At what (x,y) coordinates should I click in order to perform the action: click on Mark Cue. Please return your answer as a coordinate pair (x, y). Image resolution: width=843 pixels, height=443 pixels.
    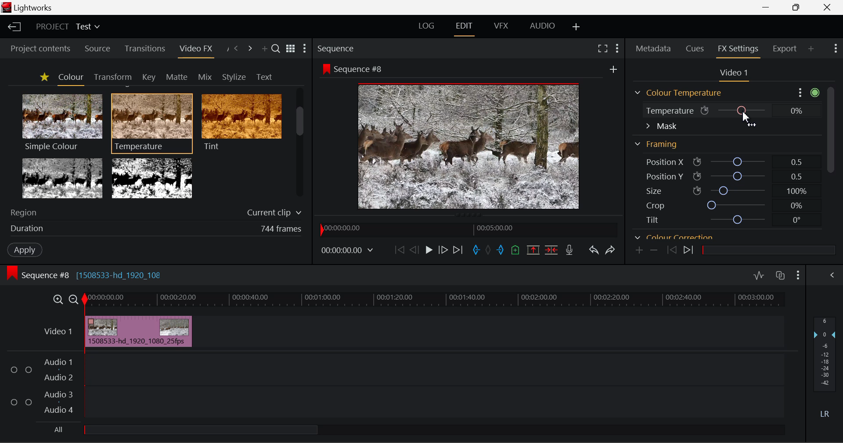
    Looking at the image, I should click on (515, 251).